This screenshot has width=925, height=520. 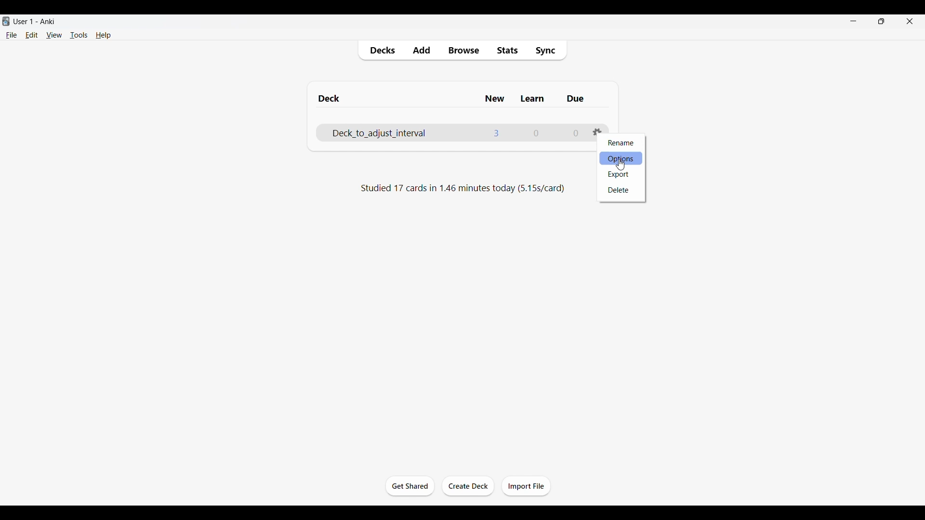 I want to click on User 1 - Anki, so click(x=35, y=21).